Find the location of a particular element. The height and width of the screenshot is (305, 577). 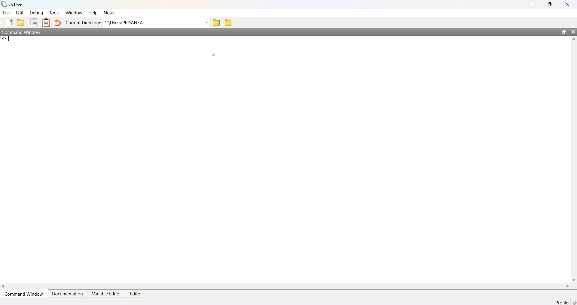

New script is located at coordinates (8, 23).